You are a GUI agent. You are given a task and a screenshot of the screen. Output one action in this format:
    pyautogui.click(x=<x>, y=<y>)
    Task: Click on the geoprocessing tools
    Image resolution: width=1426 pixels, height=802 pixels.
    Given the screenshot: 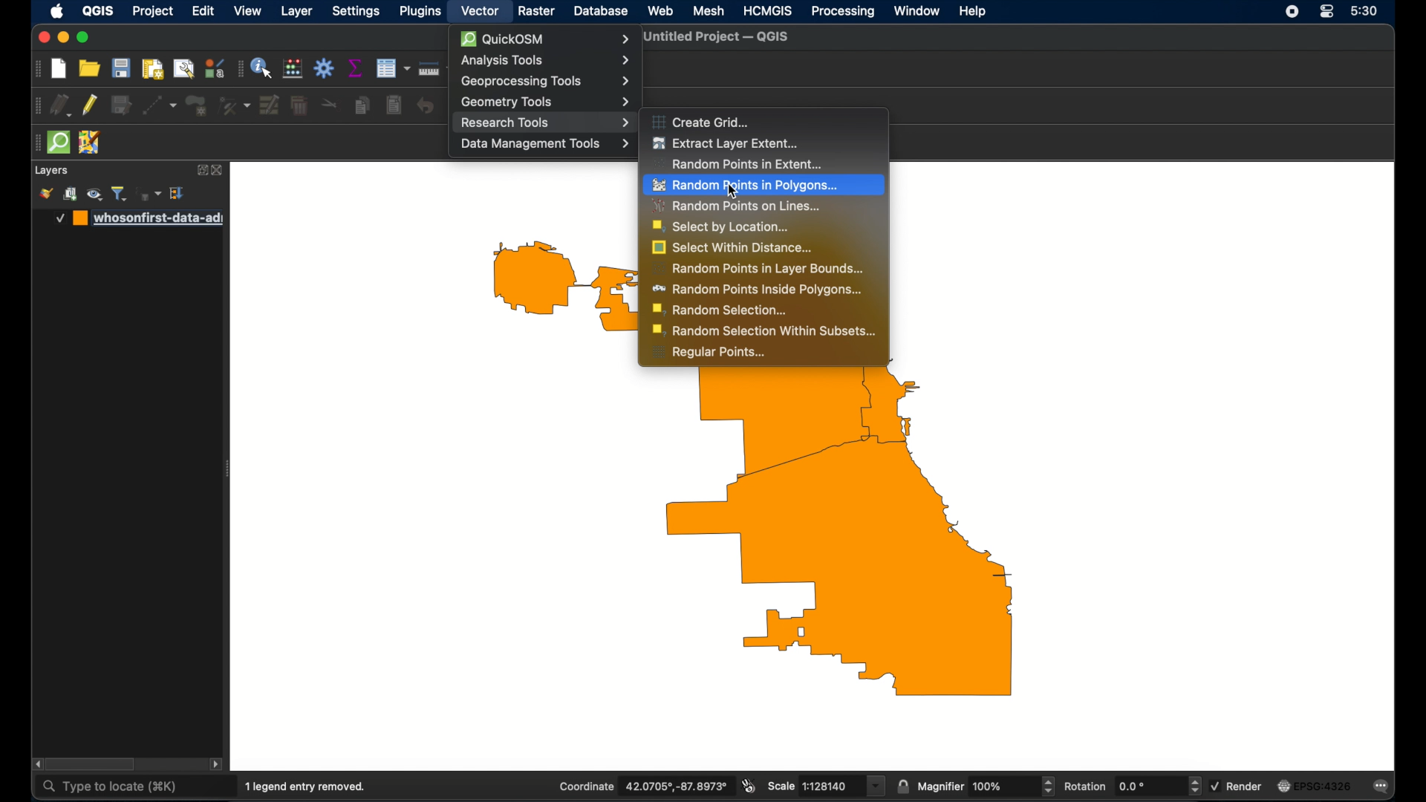 What is the action you would take?
    pyautogui.click(x=544, y=80)
    